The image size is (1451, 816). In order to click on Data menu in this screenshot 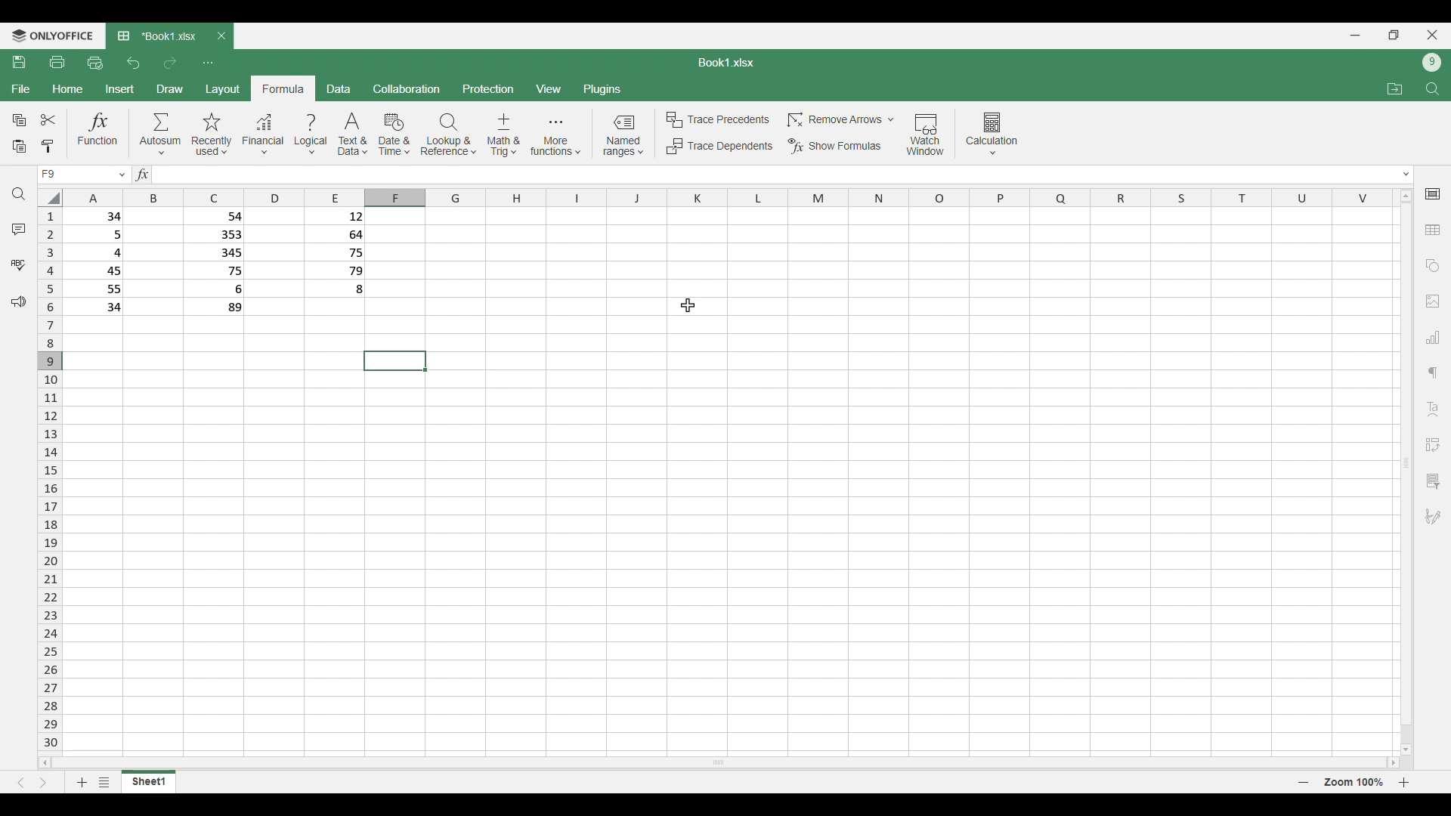, I will do `click(339, 88)`.